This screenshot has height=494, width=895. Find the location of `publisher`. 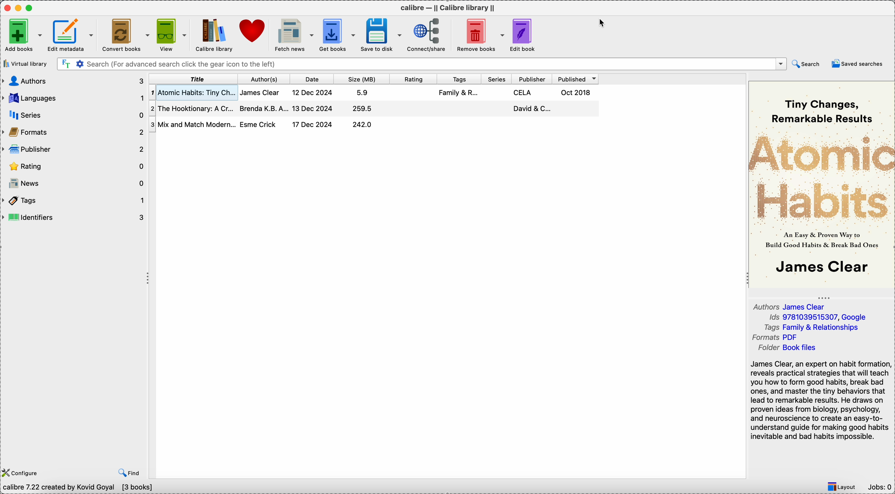

publisher is located at coordinates (532, 78).